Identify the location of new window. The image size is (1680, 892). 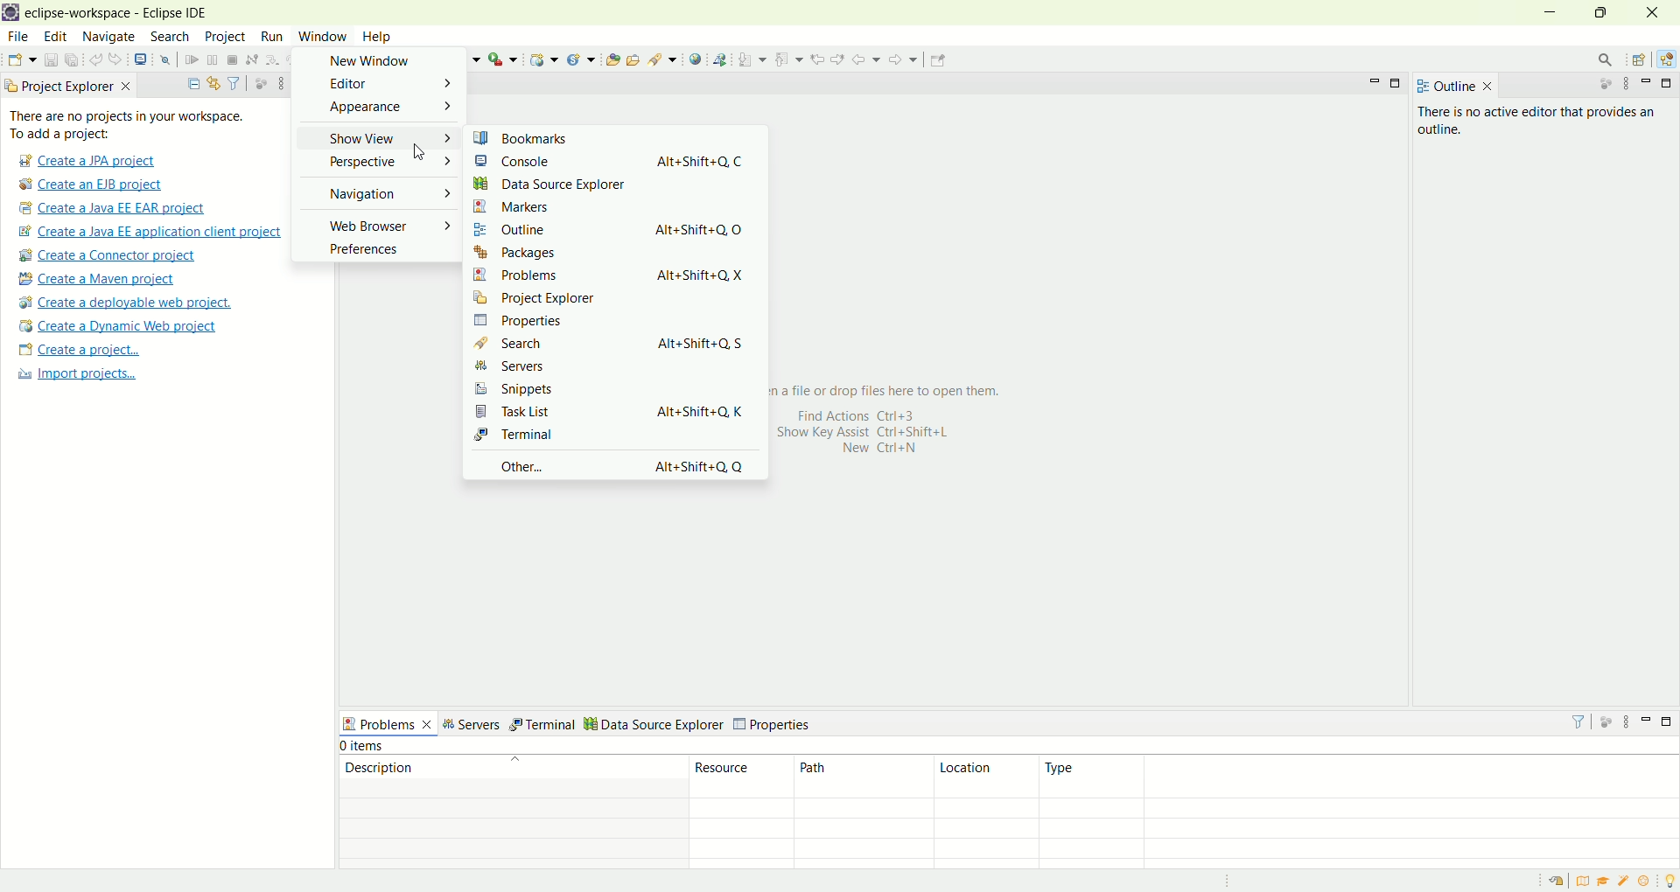
(375, 62).